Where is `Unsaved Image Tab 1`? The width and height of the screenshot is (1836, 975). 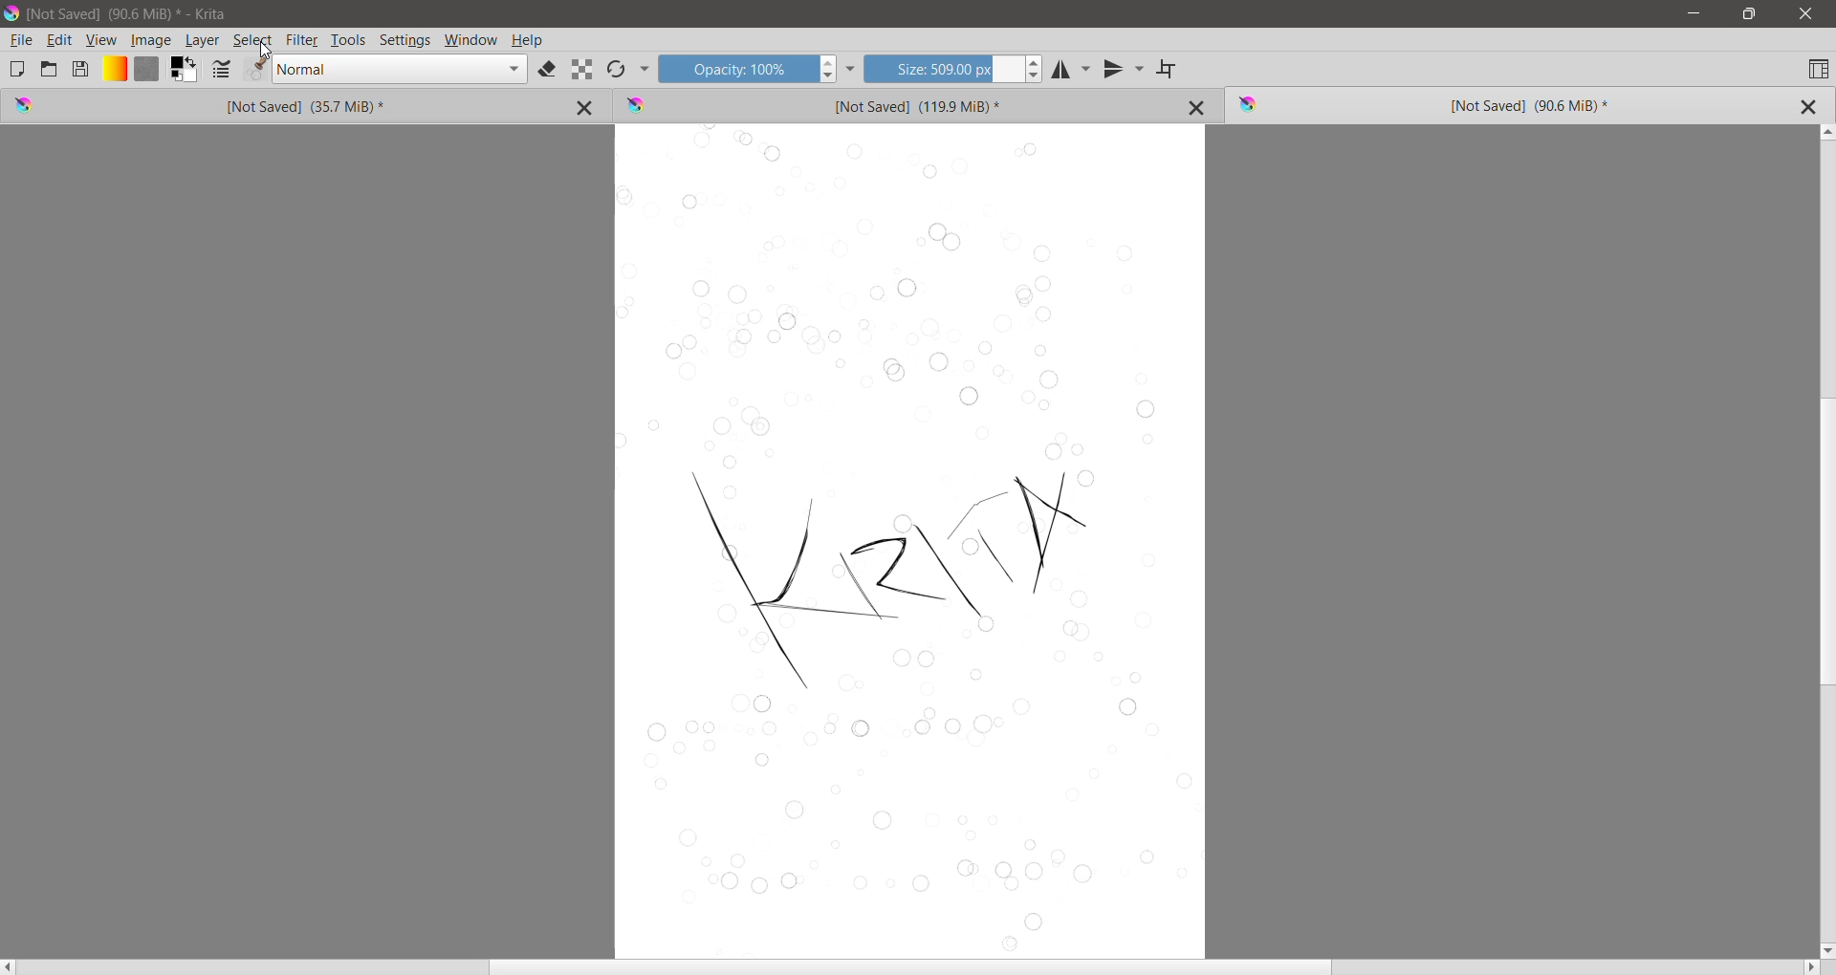 Unsaved Image Tab 1 is located at coordinates (244, 105).